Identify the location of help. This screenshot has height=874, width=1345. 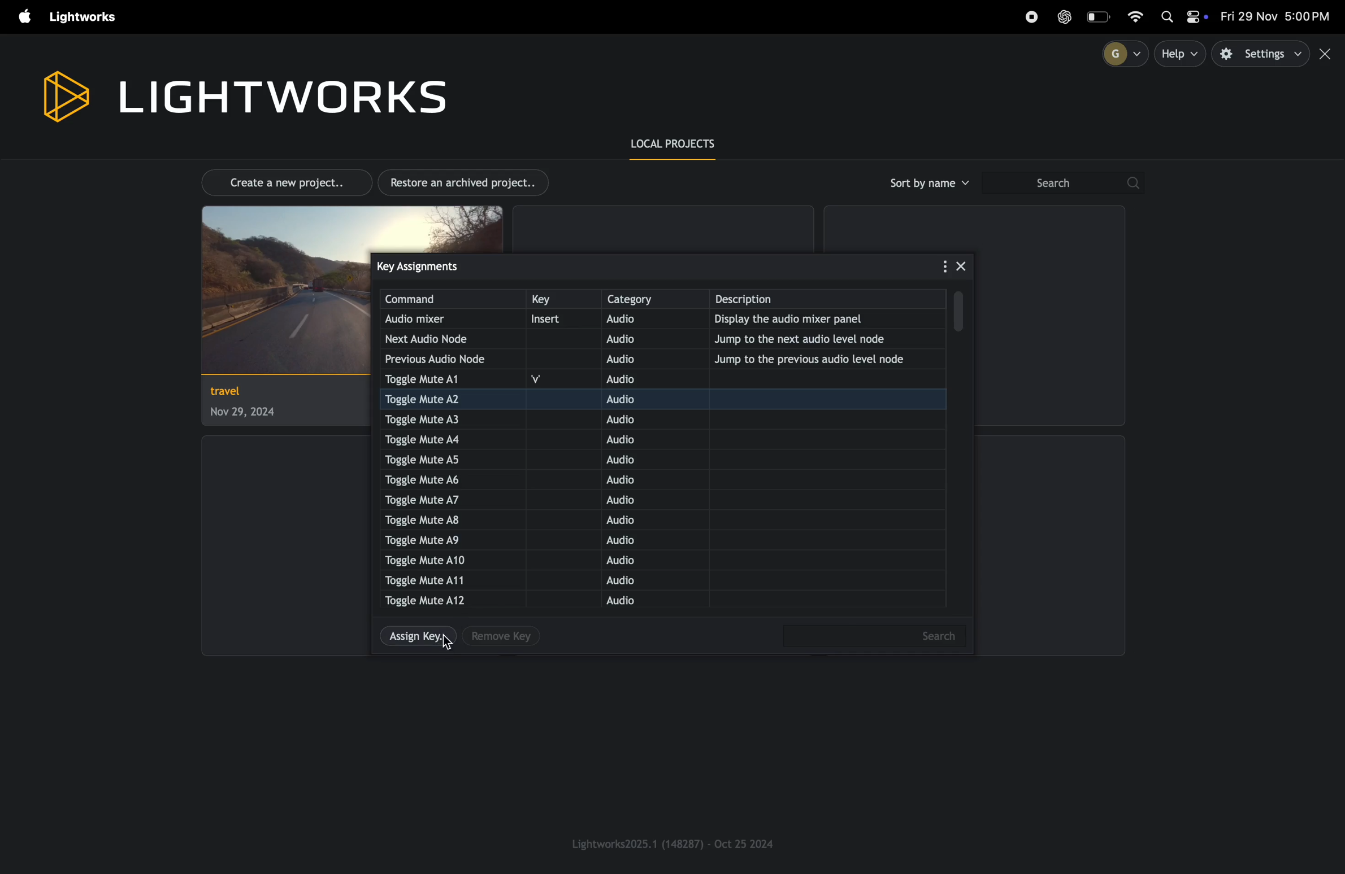
(1181, 54).